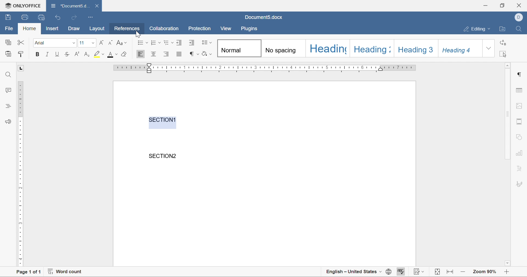 The width and height of the screenshot is (527, 277). What do you see at coordinates (125, 54) in the screenshot?
I see `clear style` at bounding box center [125, 54].